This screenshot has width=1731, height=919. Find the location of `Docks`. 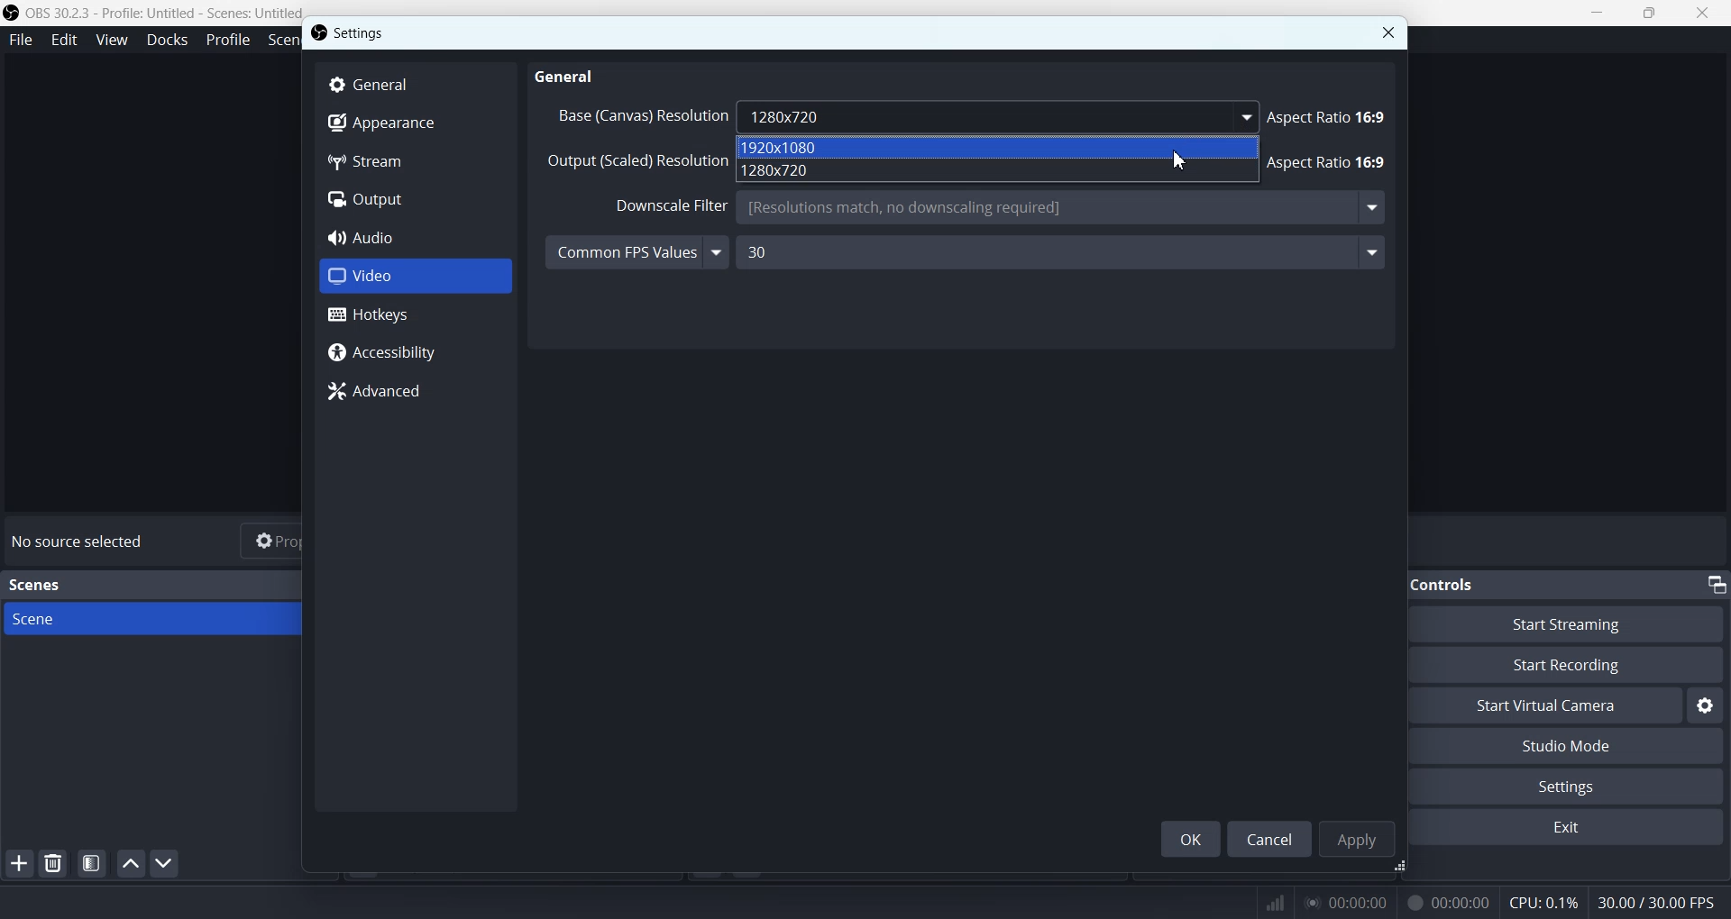

Docks is located at coordinates (167, 41).